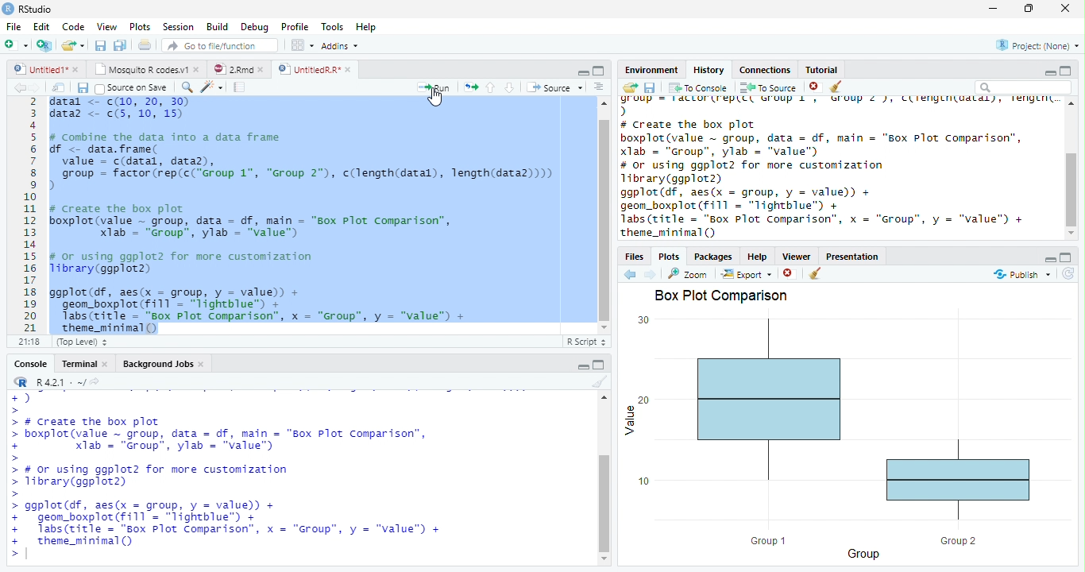 The height and width of the screenshot is (572, 1085). Describe the element at coordinates (35, 88) in the screenshot. I see `Go forward to next source location` at that location.